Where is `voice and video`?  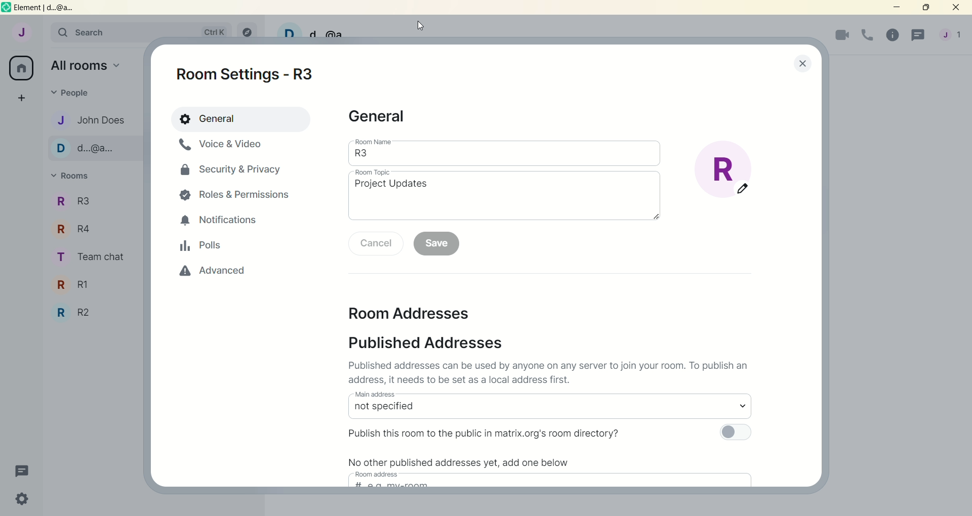 voice and video is located at coordinates (231, 145).